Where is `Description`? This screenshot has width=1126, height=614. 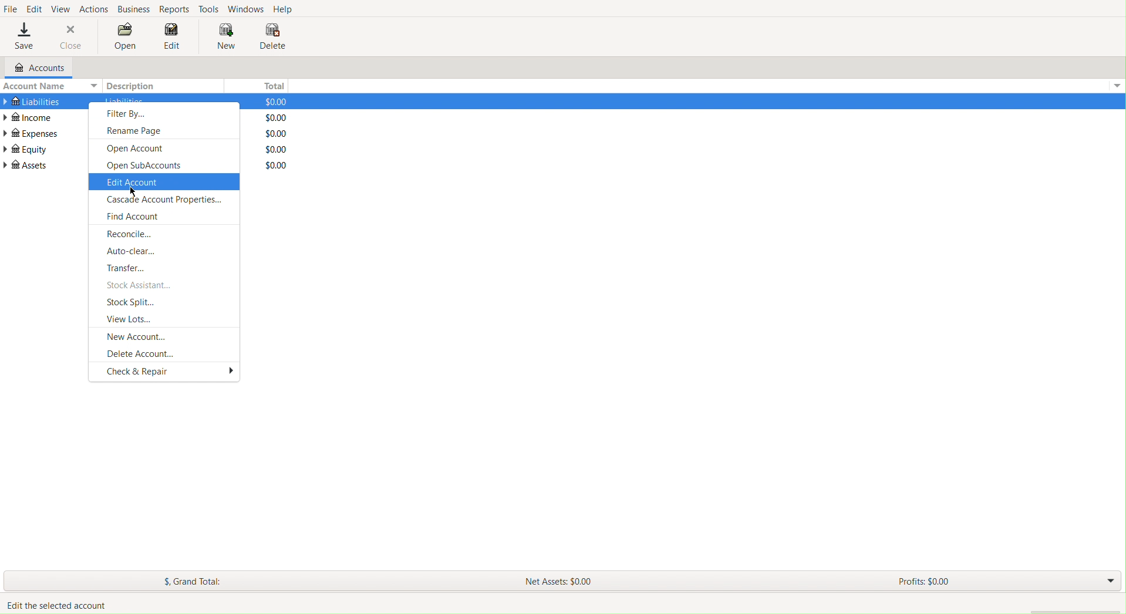 Description is located at coordinates (134, 86).